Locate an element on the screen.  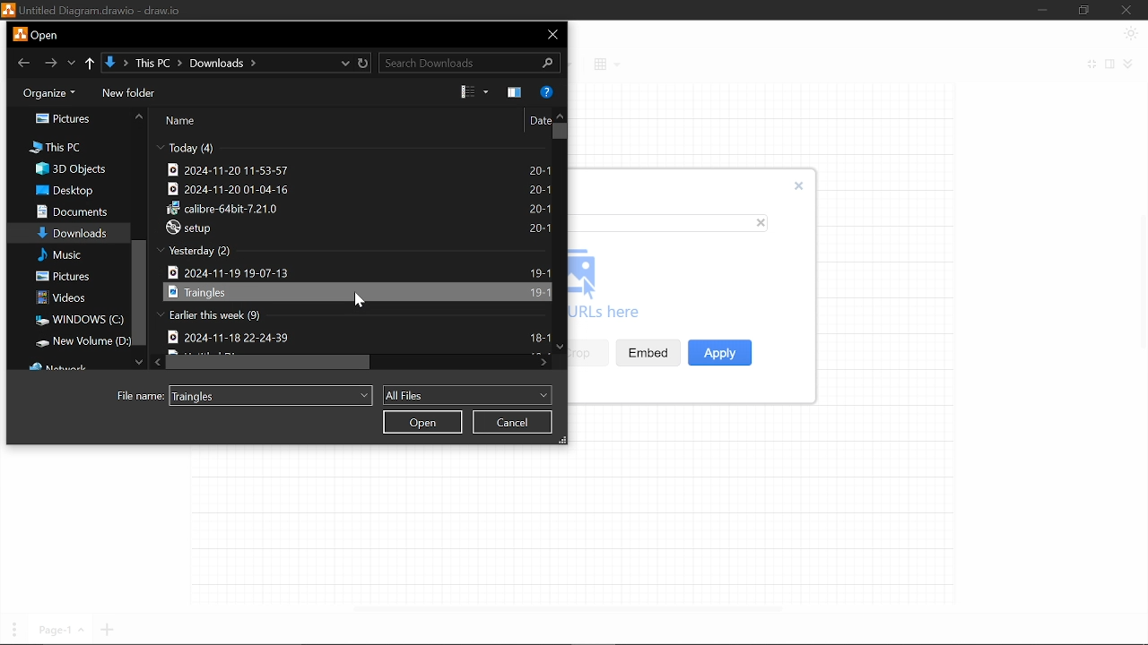
Appearence is located at coordinates (1132, 33).